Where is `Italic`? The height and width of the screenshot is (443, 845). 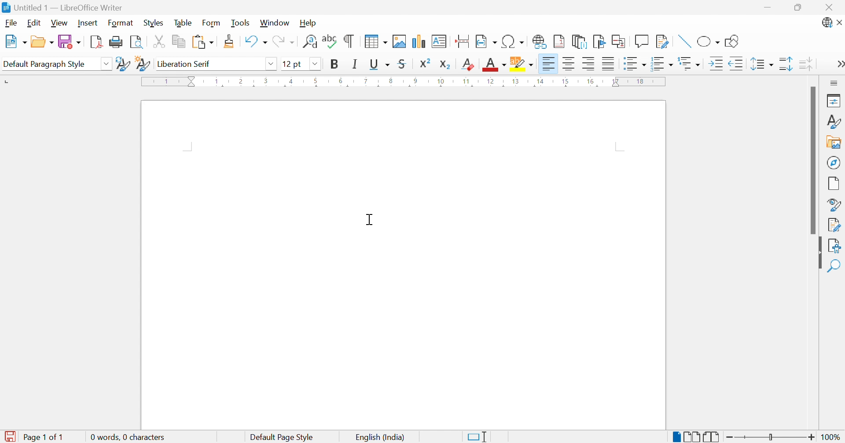
Italic is located at coordinates (355, 64).